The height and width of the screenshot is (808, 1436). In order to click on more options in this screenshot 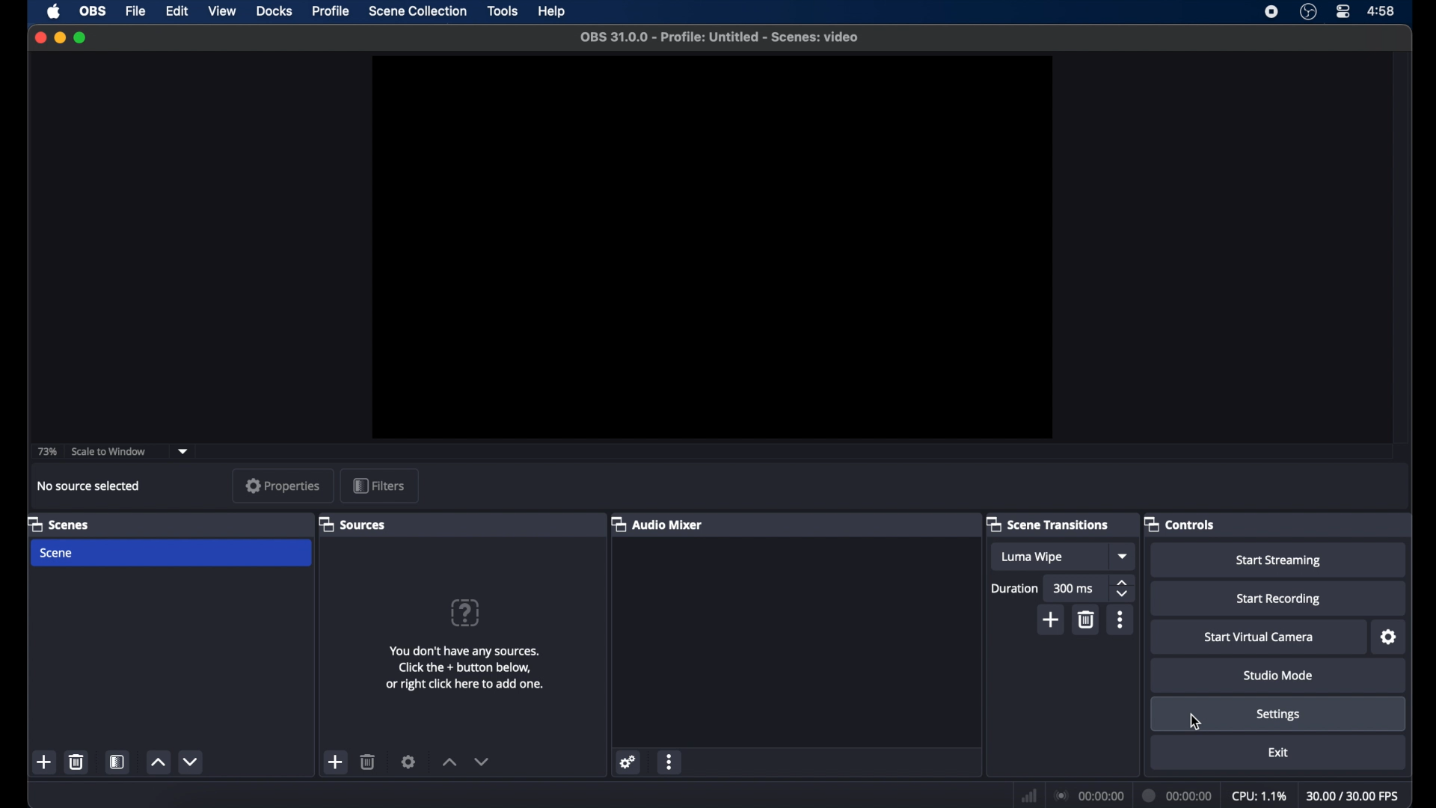, I will do `click(1119, 619)`.